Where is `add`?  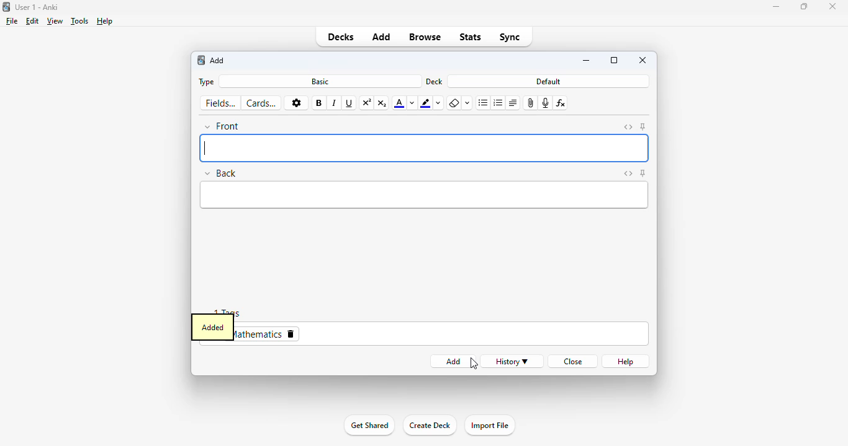 add is located at coordinates (449, 361).